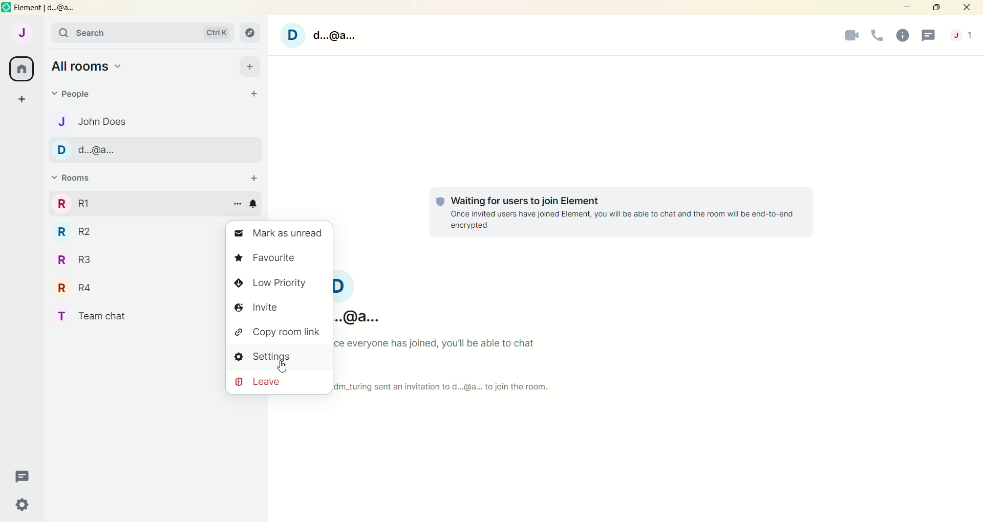  What do you see at coordinates (82, 263) in the screenshot?
I see `R R3` at bounding box center [82, 263].